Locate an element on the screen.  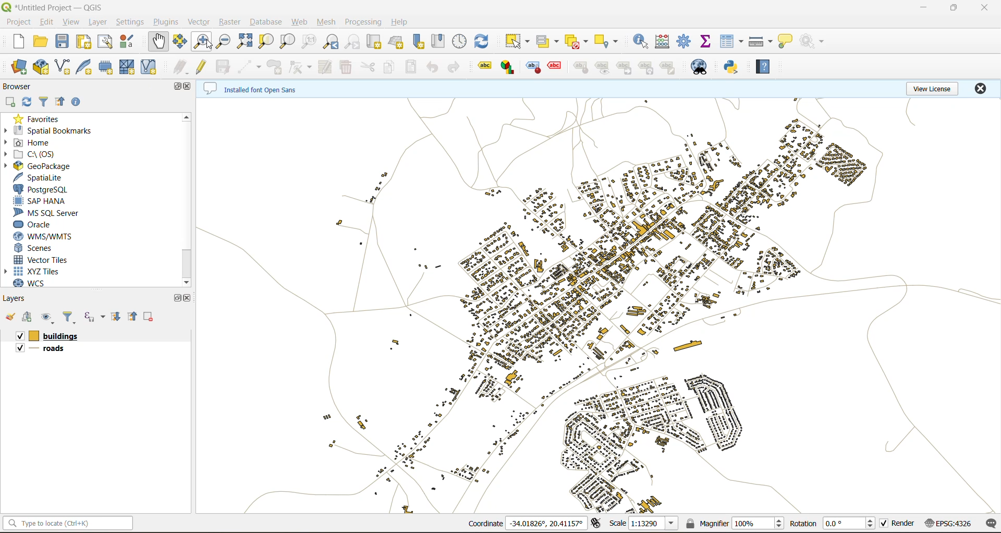
vector is located at coordinates (199, 22).